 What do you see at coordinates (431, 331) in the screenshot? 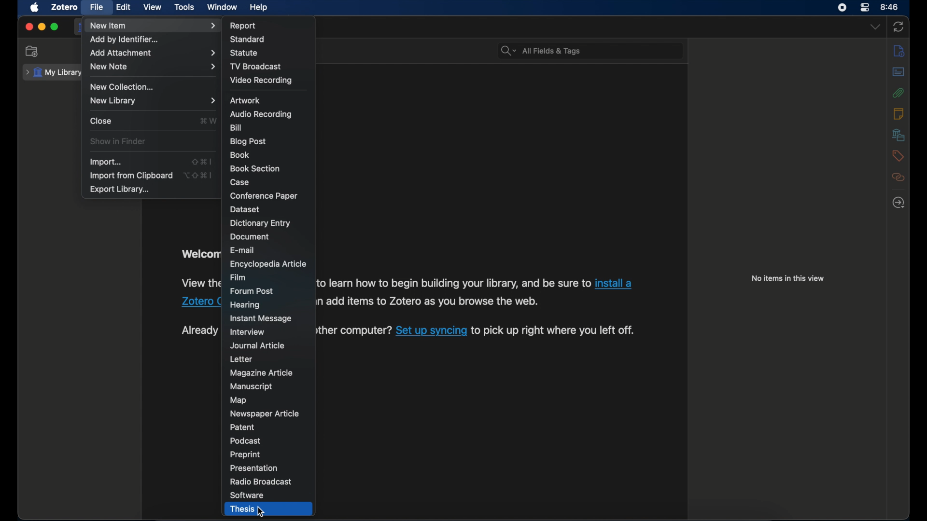
I see `sync link` at bounding box center [431, 331].